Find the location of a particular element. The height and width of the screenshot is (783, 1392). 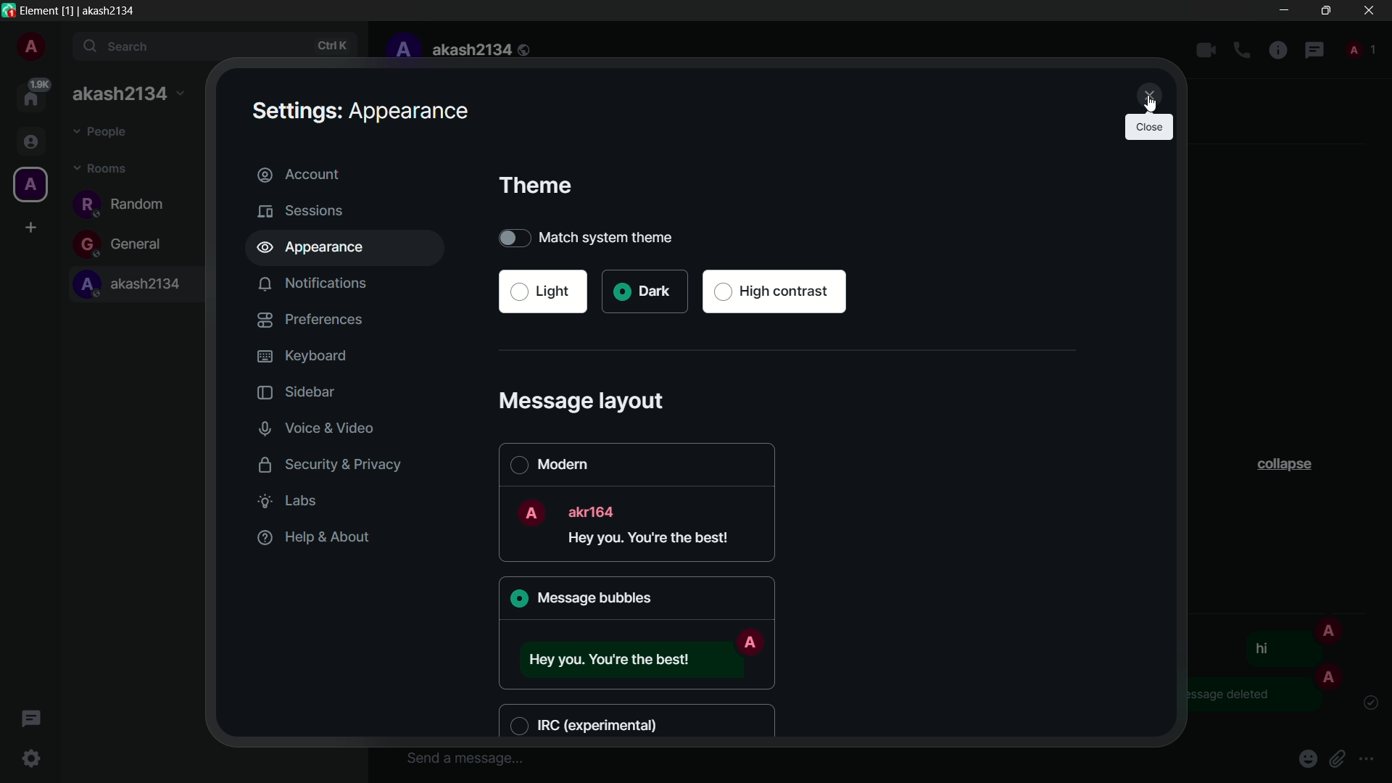

profile icon is located at coordinates (29, 185).